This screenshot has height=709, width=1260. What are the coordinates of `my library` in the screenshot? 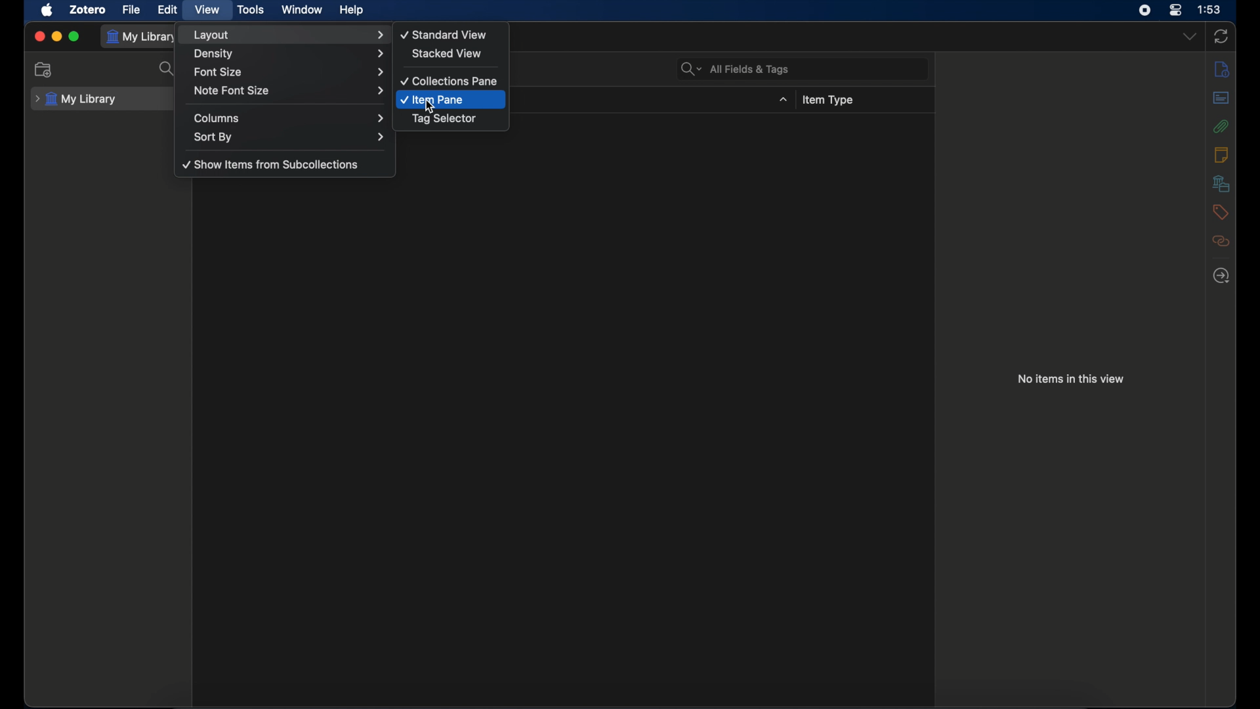 It's located at (75, 99).